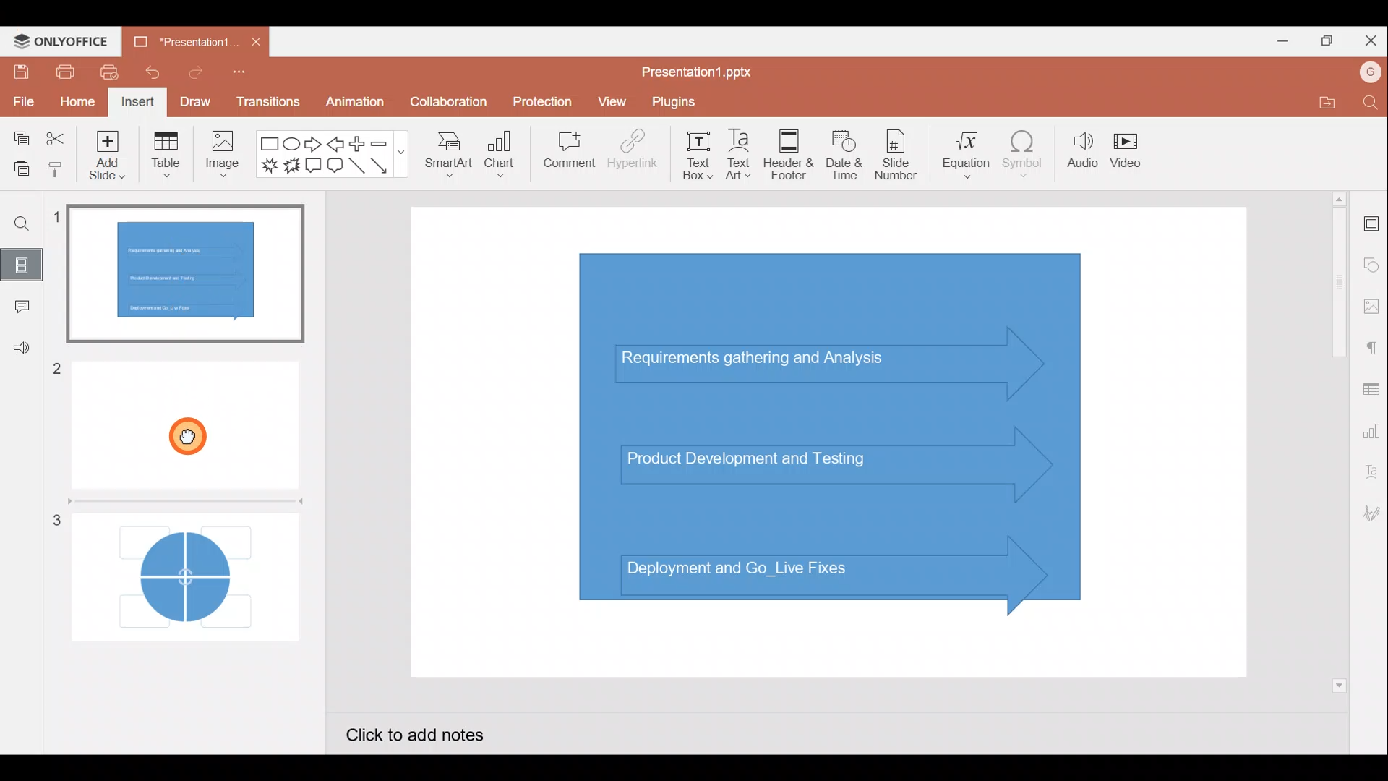  What do you see at coordinates (357, 142) in the screenshot?
I see `Plus` at bounding box center [357, 142].